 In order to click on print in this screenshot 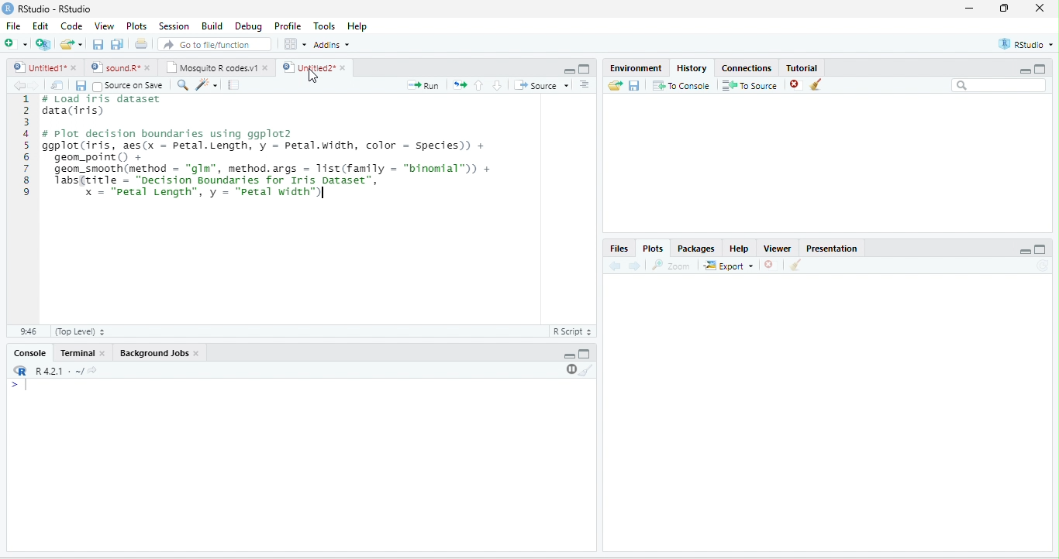, I will do `click(140, 43)`.